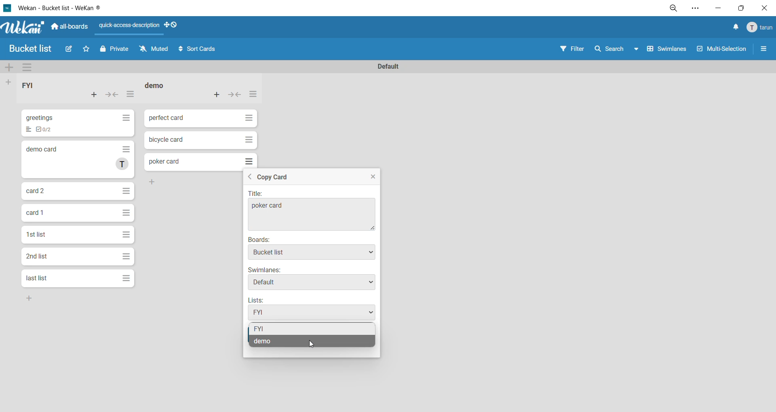  I want to click on swimlanes, so click(668, 50).